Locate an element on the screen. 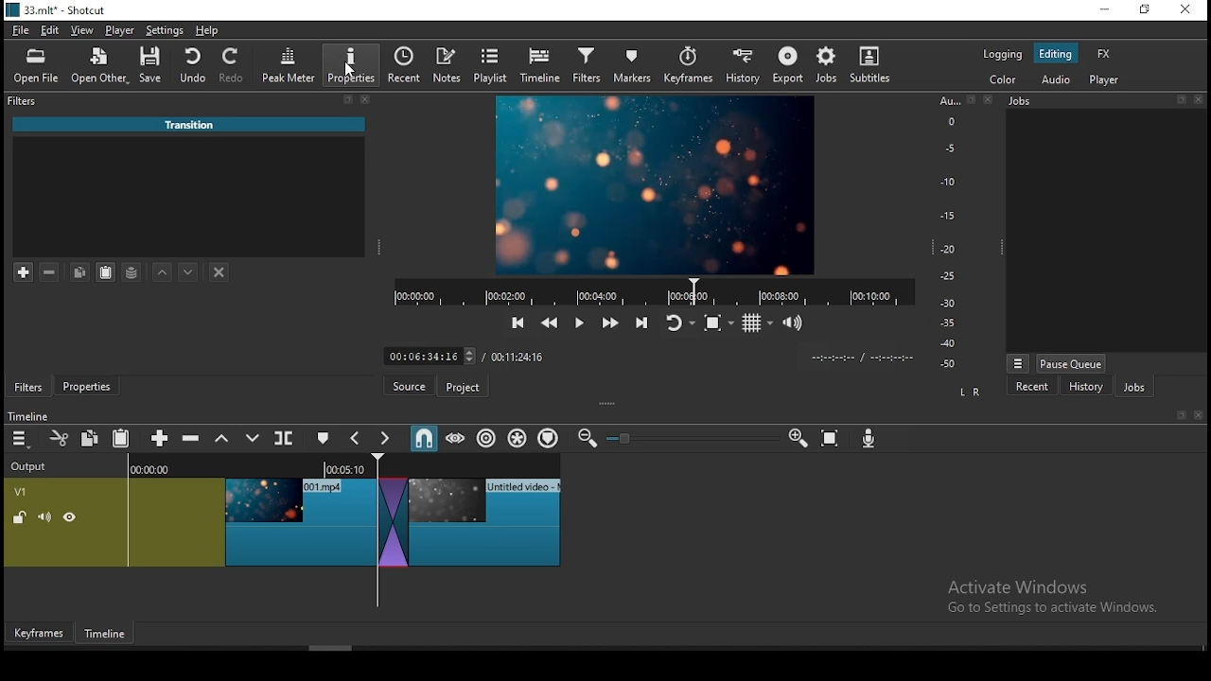  color is located at coordinates (1004, 80).